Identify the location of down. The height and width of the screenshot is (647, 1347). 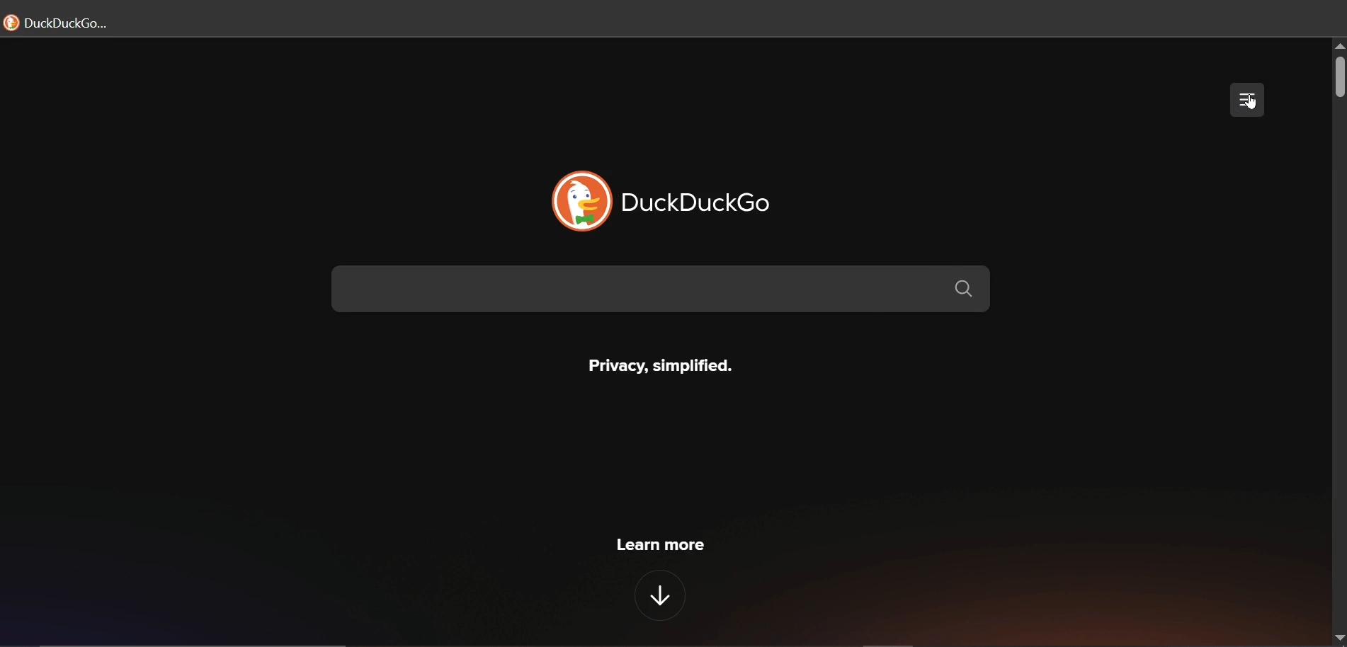
(656, 592).